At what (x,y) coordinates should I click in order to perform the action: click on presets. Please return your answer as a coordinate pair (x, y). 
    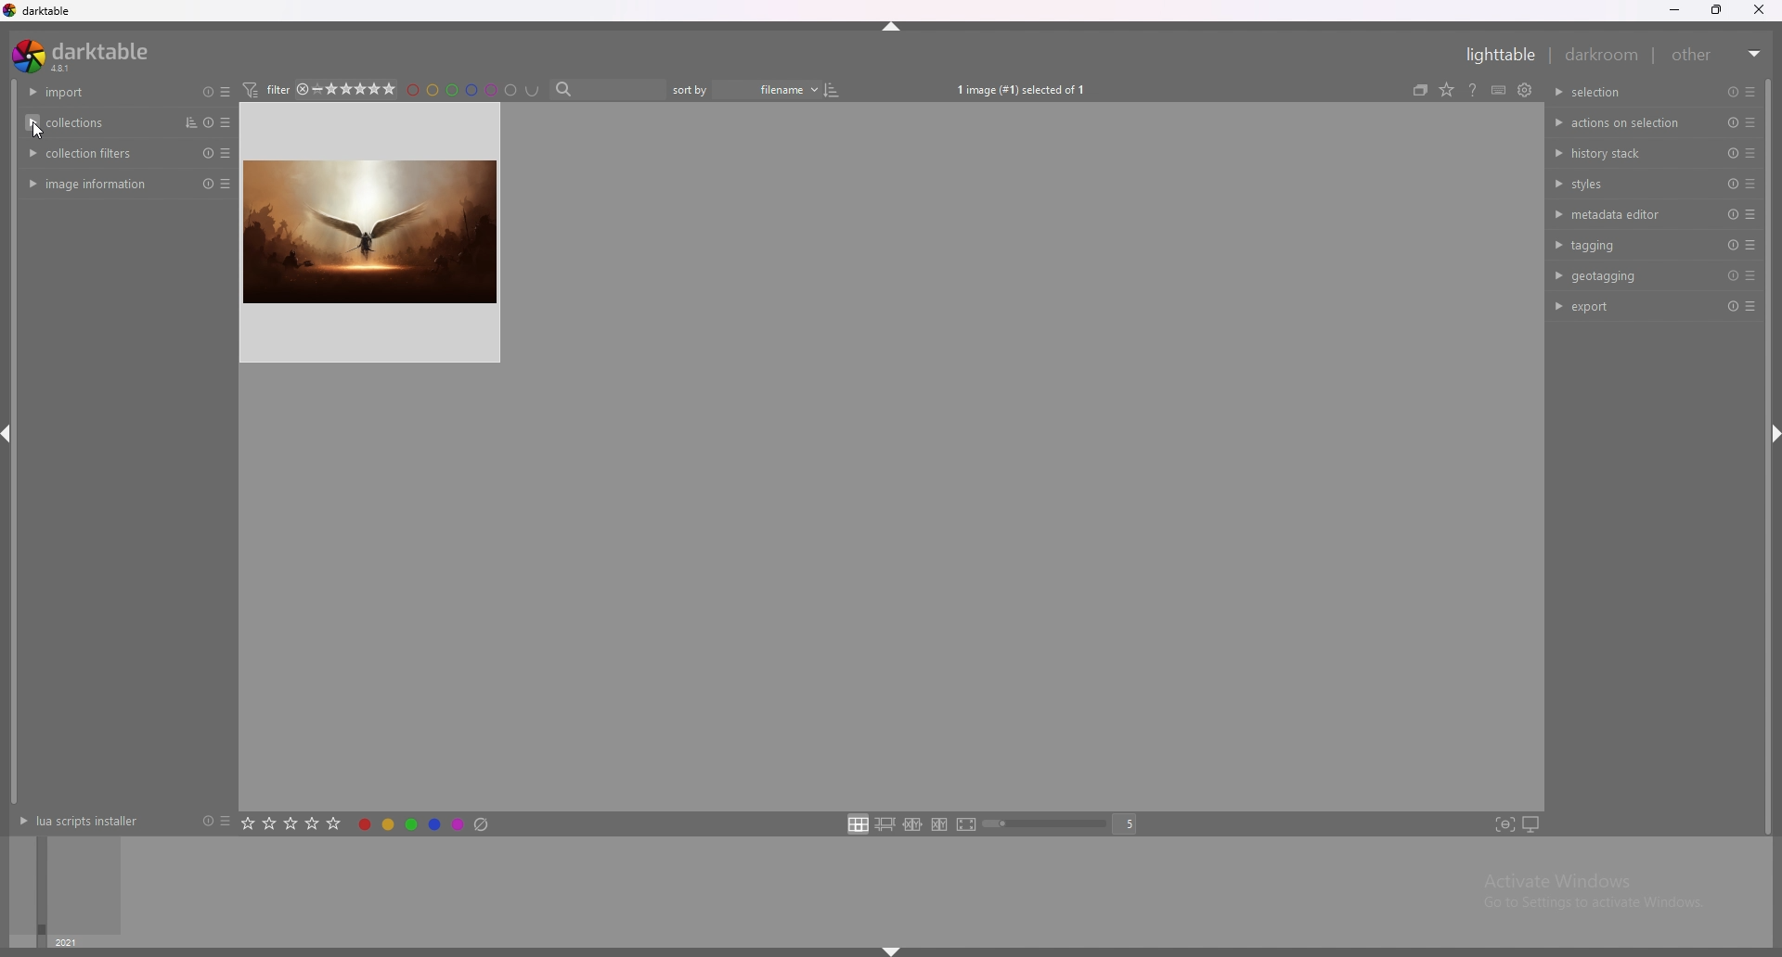
    Looking at the image, I should click on (1750, 214).